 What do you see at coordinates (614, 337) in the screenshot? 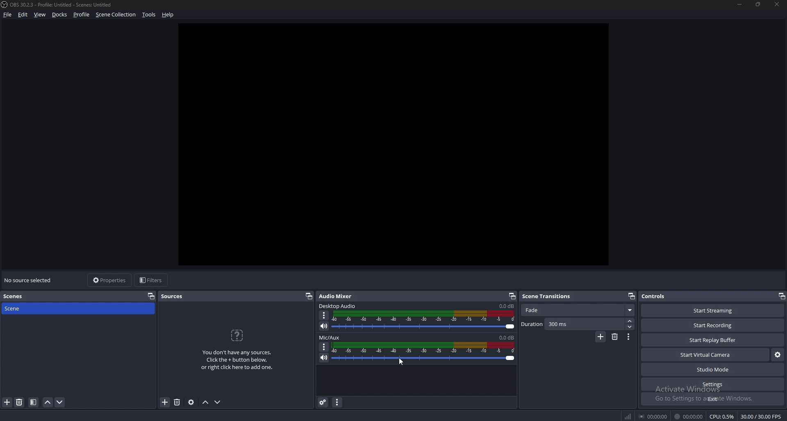
I see `remove scene` at bounding box center [614, 337].